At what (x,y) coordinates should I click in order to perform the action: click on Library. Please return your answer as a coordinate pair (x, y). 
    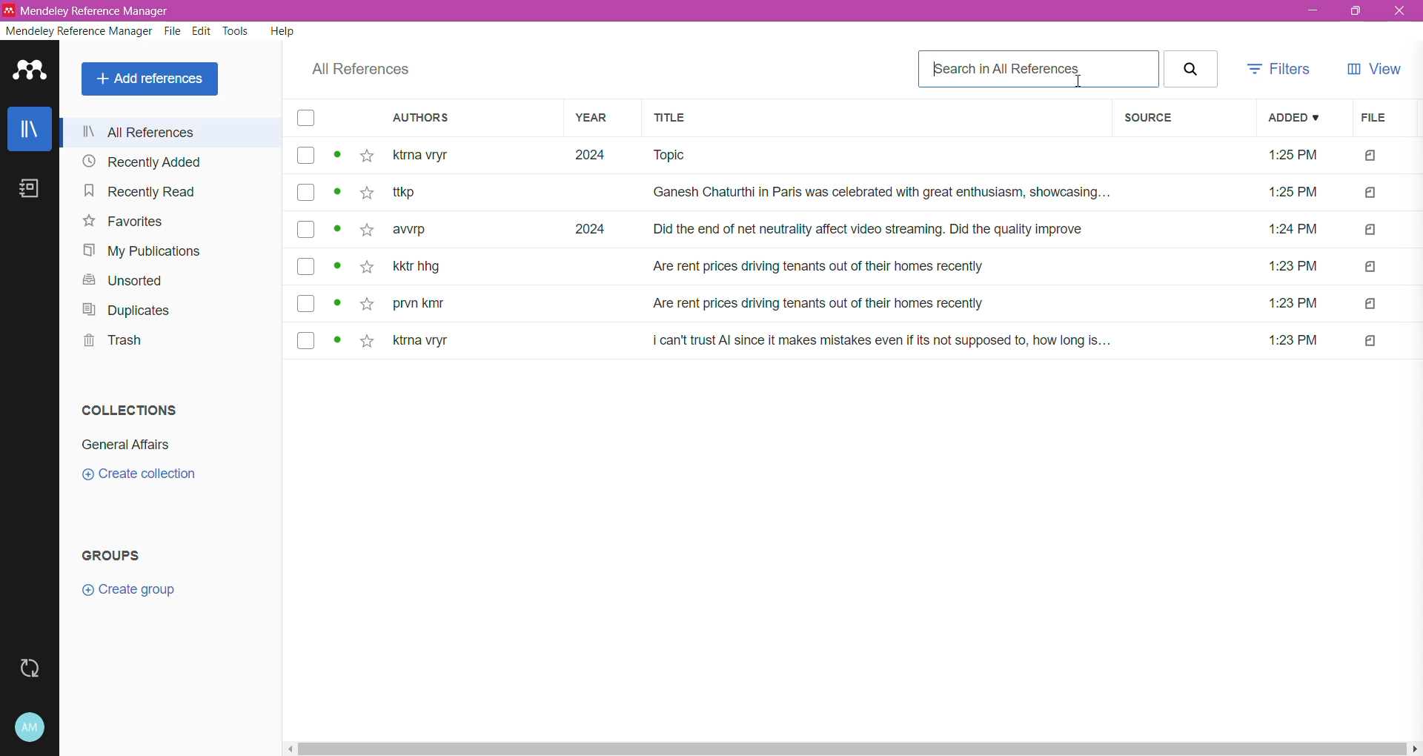
    Looking at the image, I should click on (30, 131).